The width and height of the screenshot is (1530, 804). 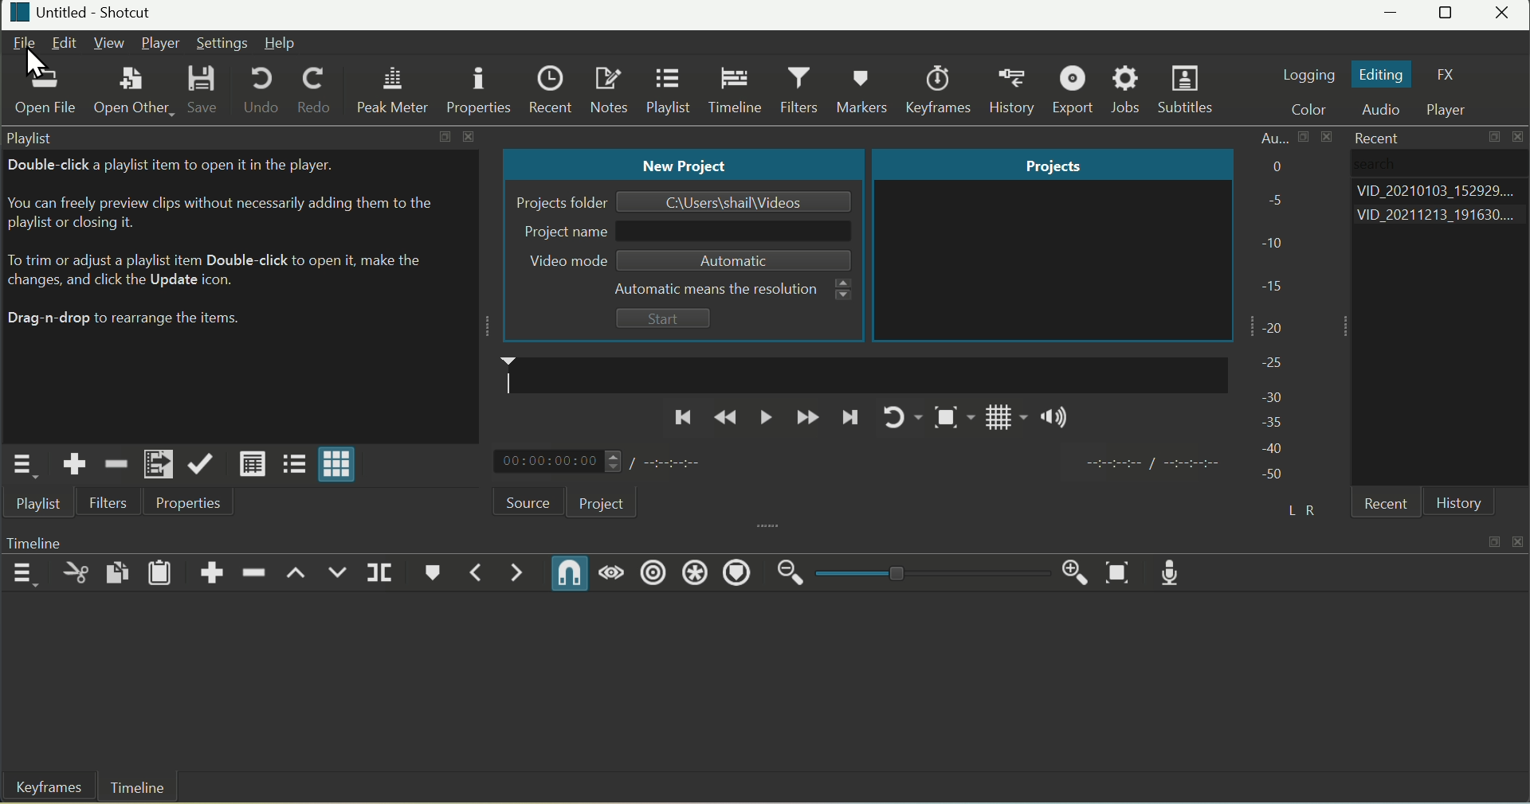 What do you see at coordinates (1391, 505) in the screenshot?
I see `Recent` at bounding box center [1391, 505].